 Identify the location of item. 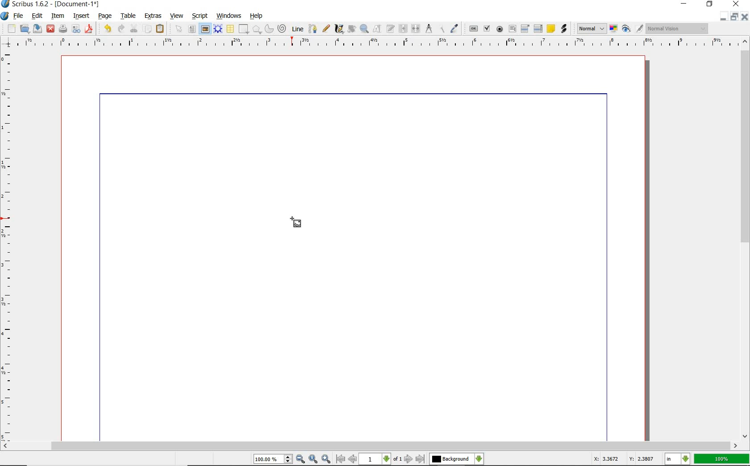
(58, 16).